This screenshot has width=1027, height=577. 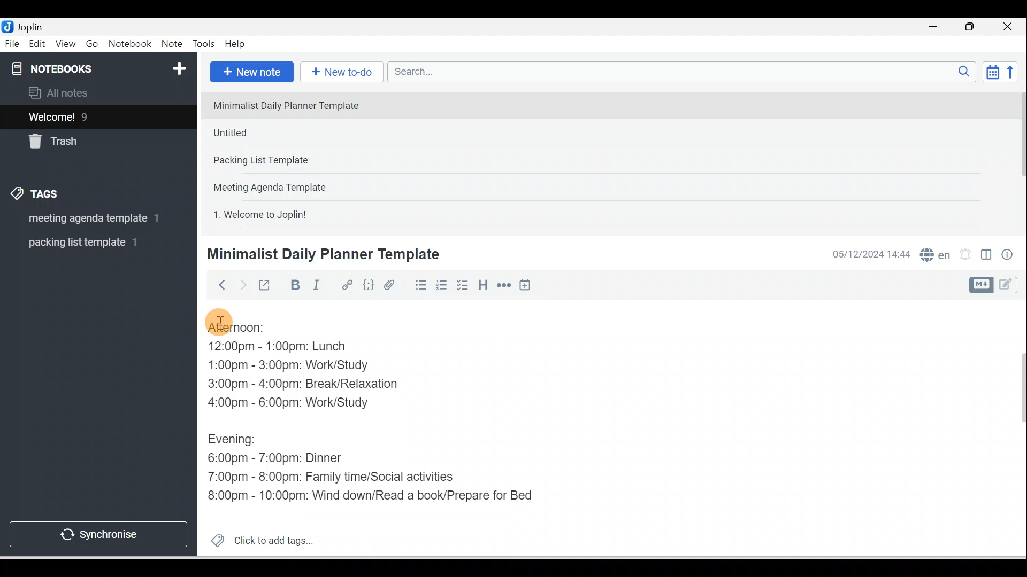 I want to click on 4:00pm - 6:00pm: Work/Study, so click(x=293, y=403).